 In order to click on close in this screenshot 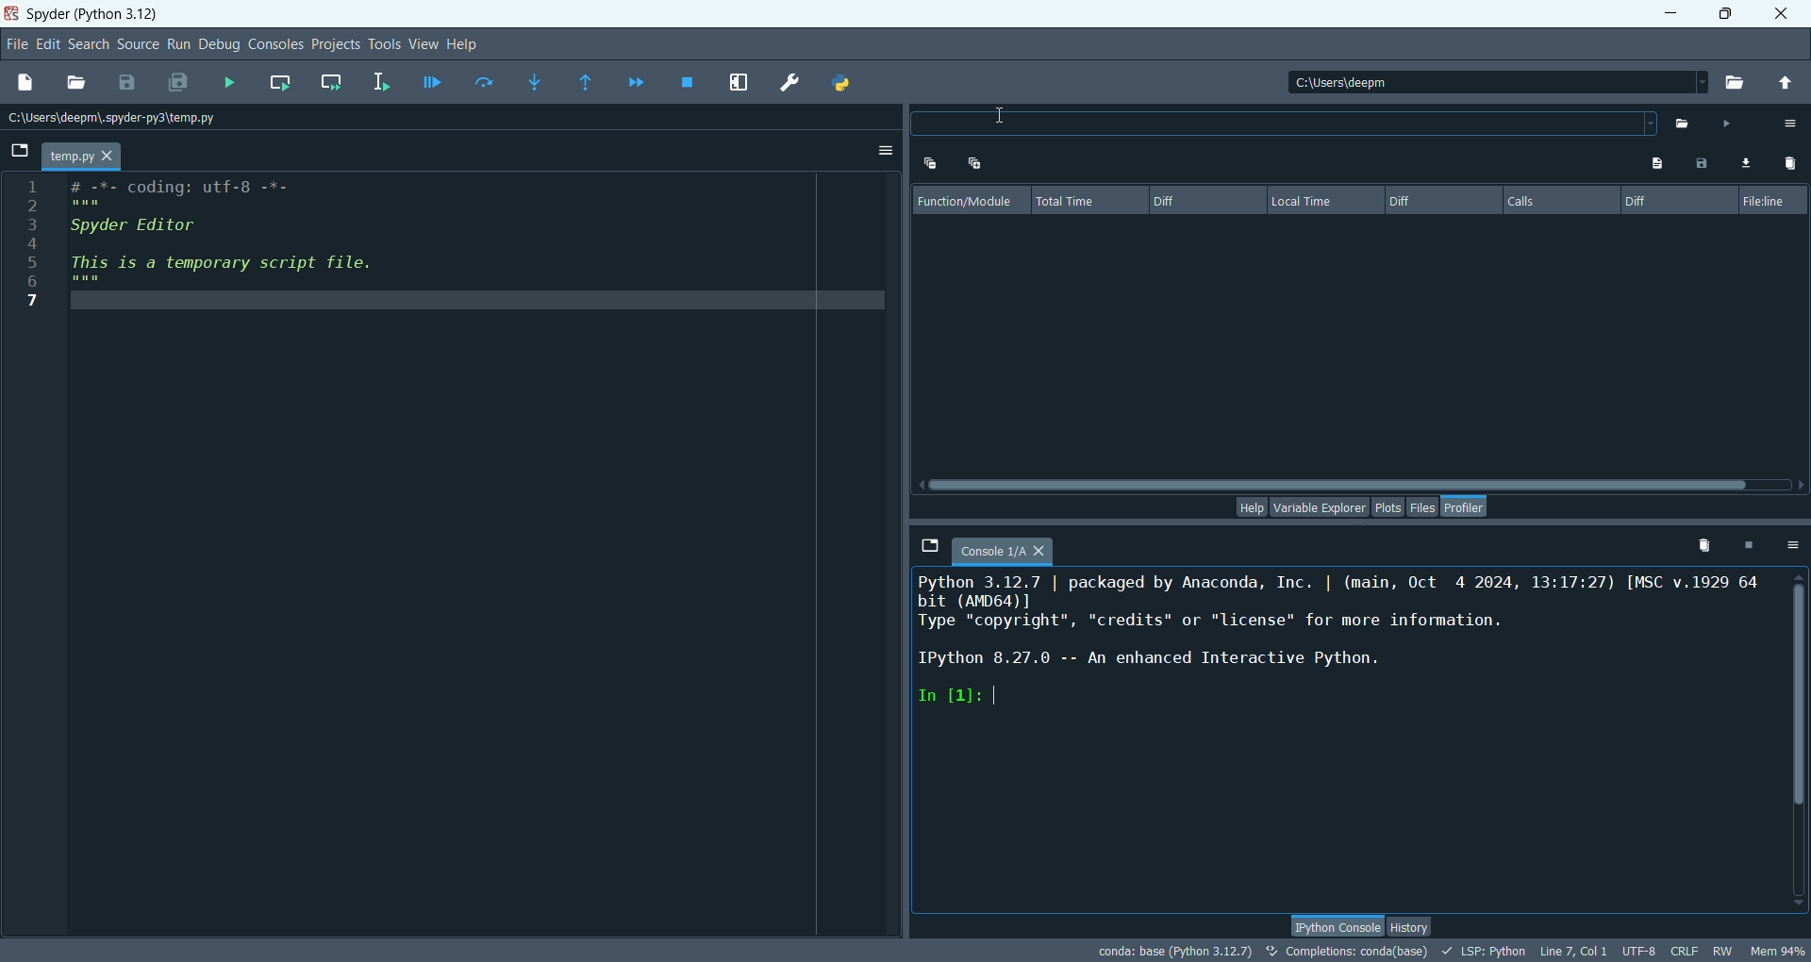, I will do `click(1784, 12)`.